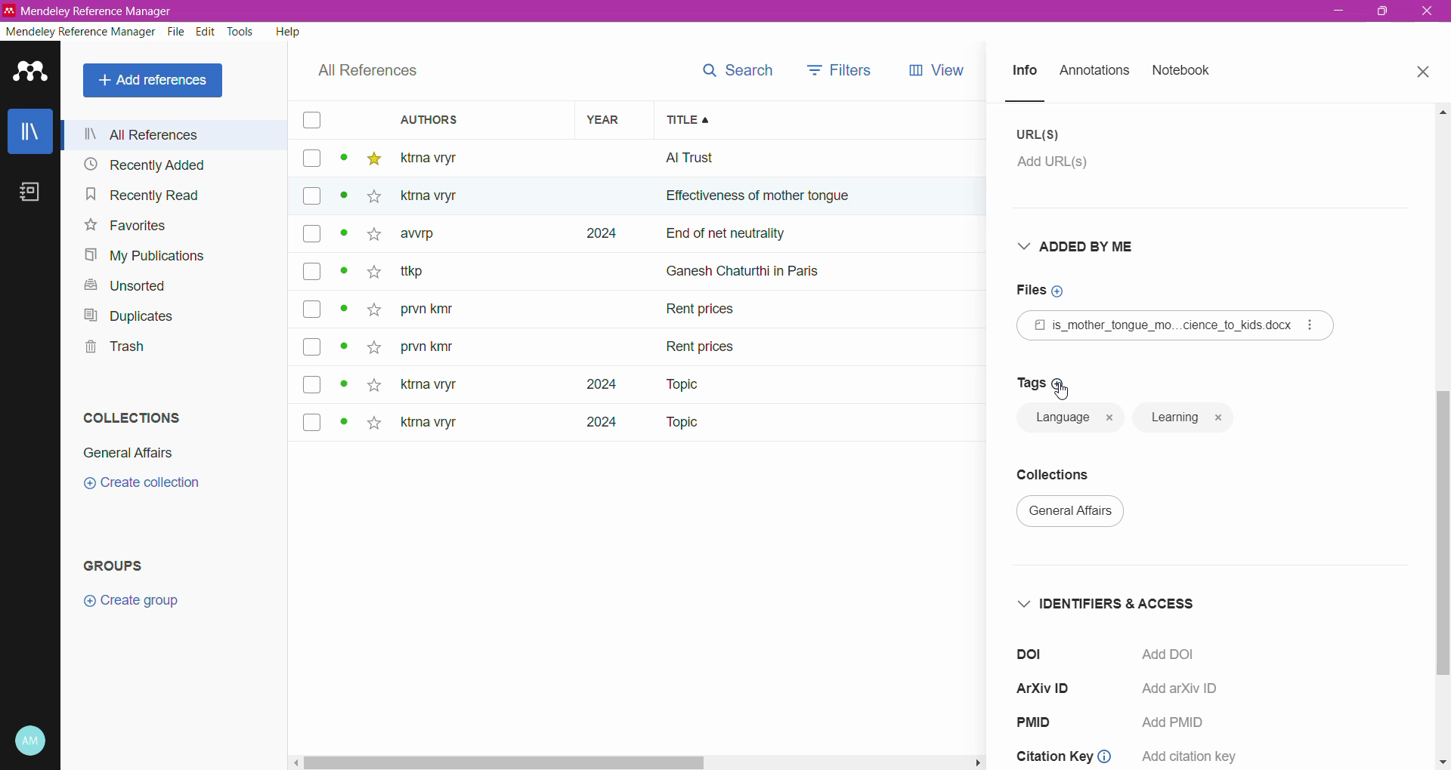 The image size is (1451, 770). Describe the element at coordinates (1185, 418) in the screenshot. I see `learning` at that location.